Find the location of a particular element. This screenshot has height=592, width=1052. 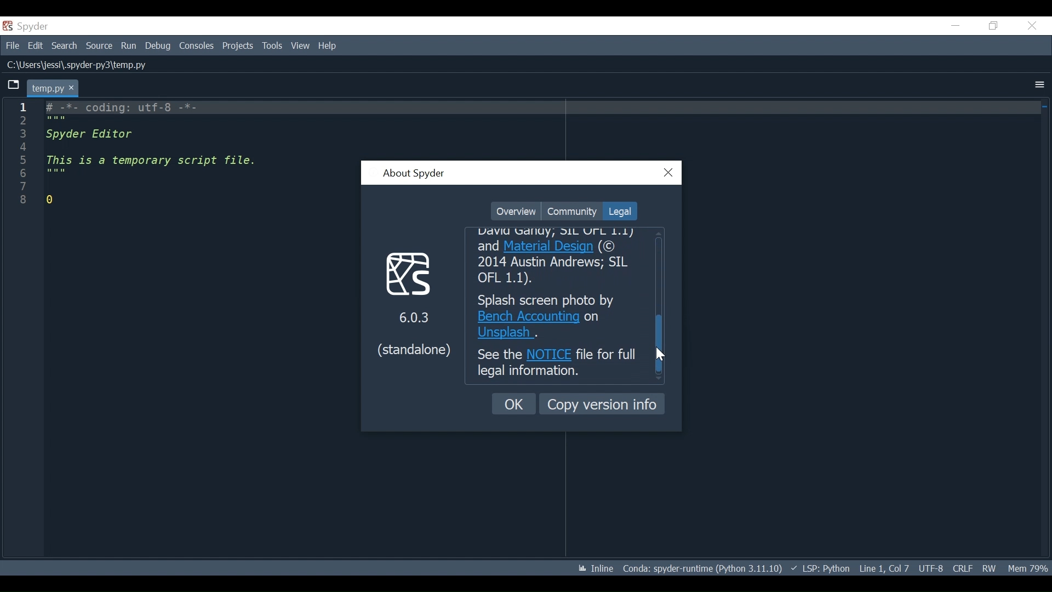

RW is located at coordinates (988, 568).